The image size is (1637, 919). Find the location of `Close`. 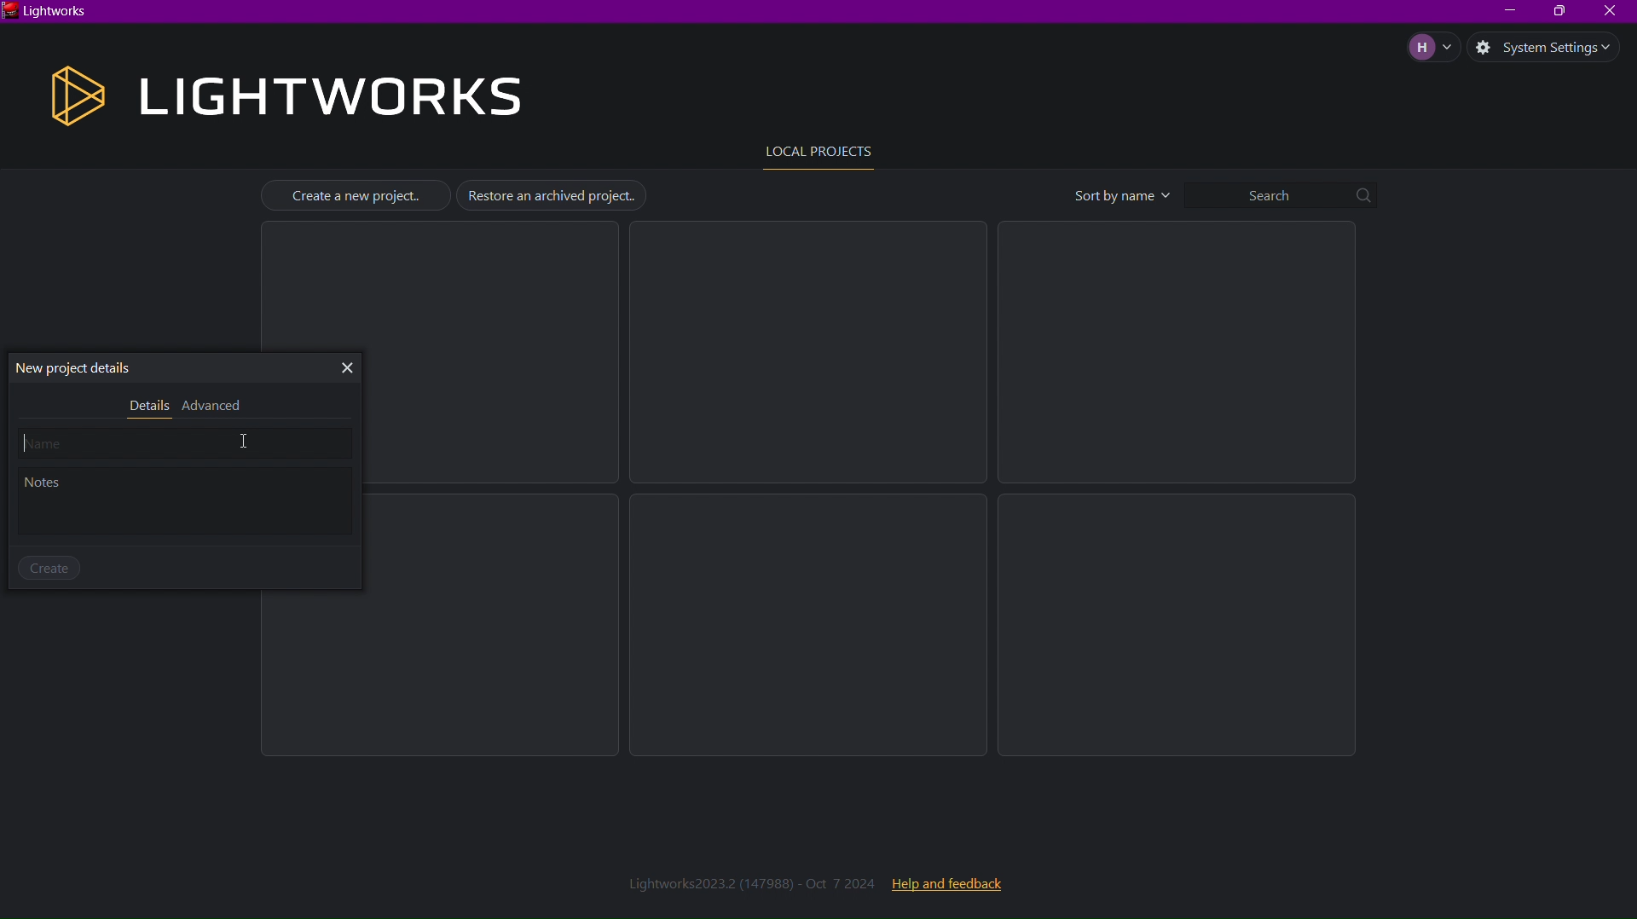

Close is located at coordinates (345, 369).